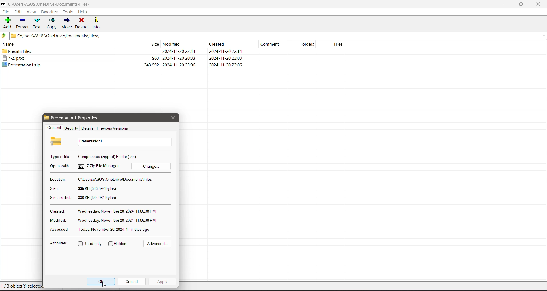 The height and width of the screenshot is (291, 547). I want to click on Current Folder View, so click(175, 44).